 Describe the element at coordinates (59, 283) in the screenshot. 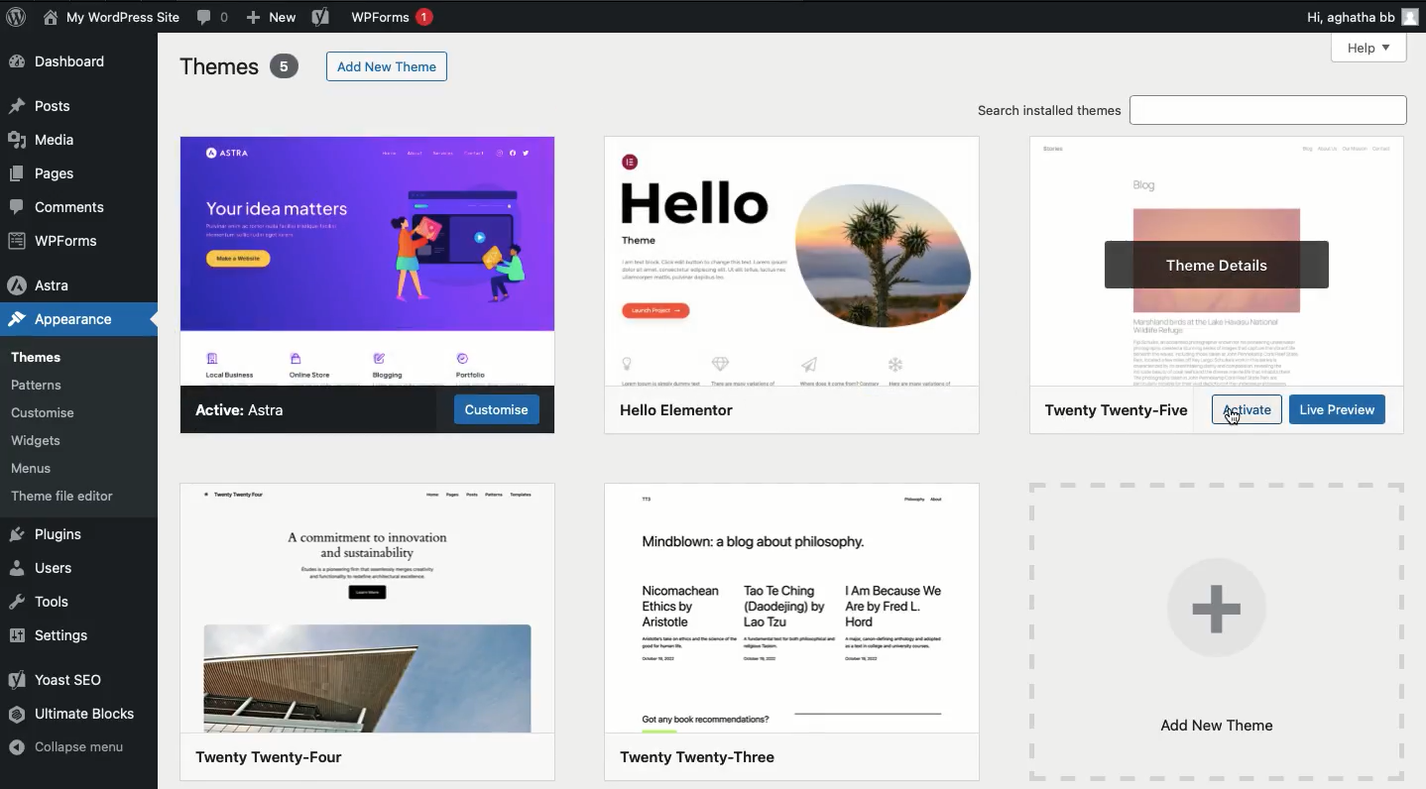

I see `Astra` at that location.